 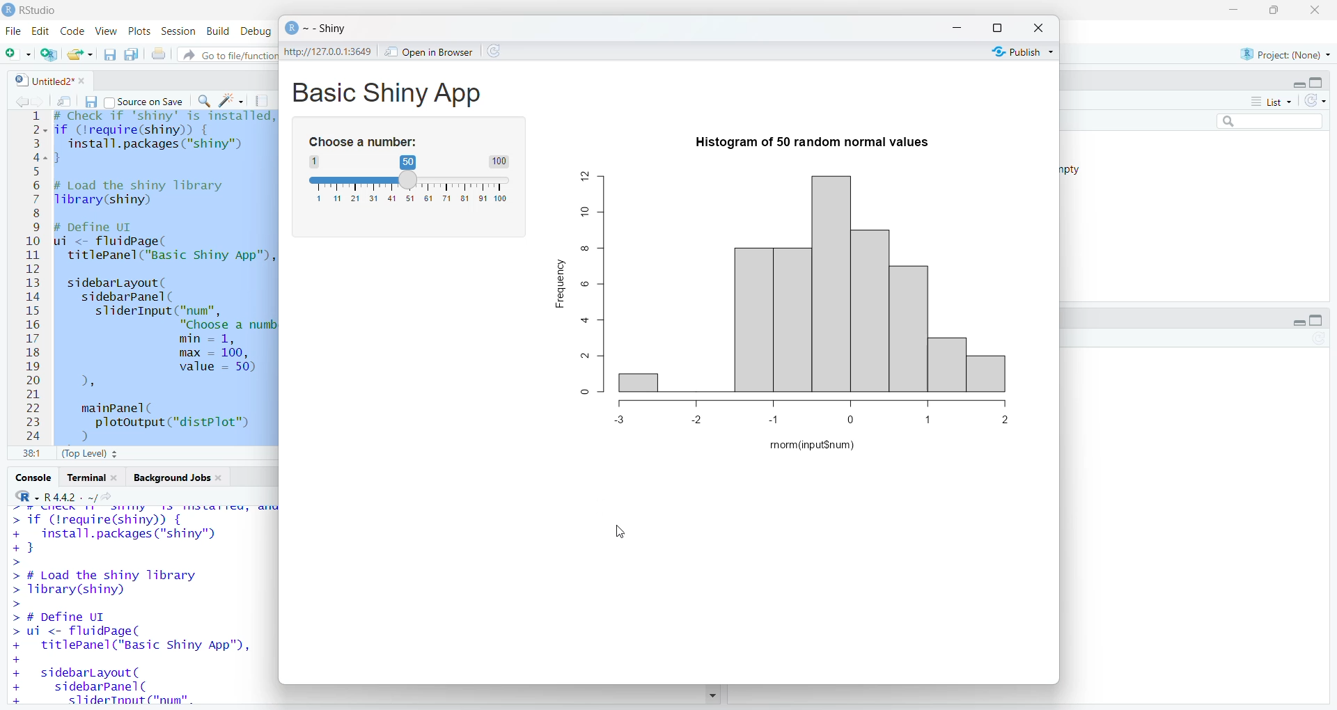 I want to click on values, so click(x=411, y=199).